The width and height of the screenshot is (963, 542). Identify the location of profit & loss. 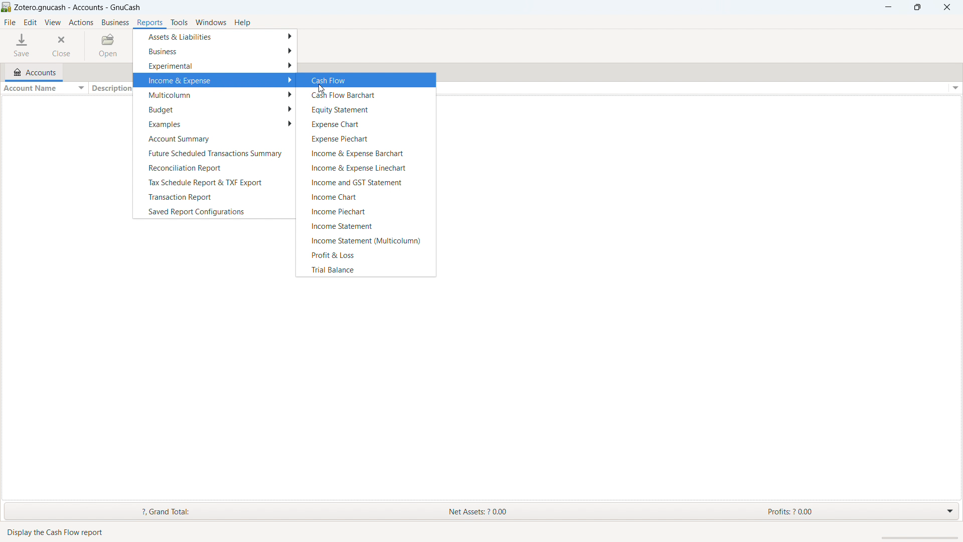
(366, 254).